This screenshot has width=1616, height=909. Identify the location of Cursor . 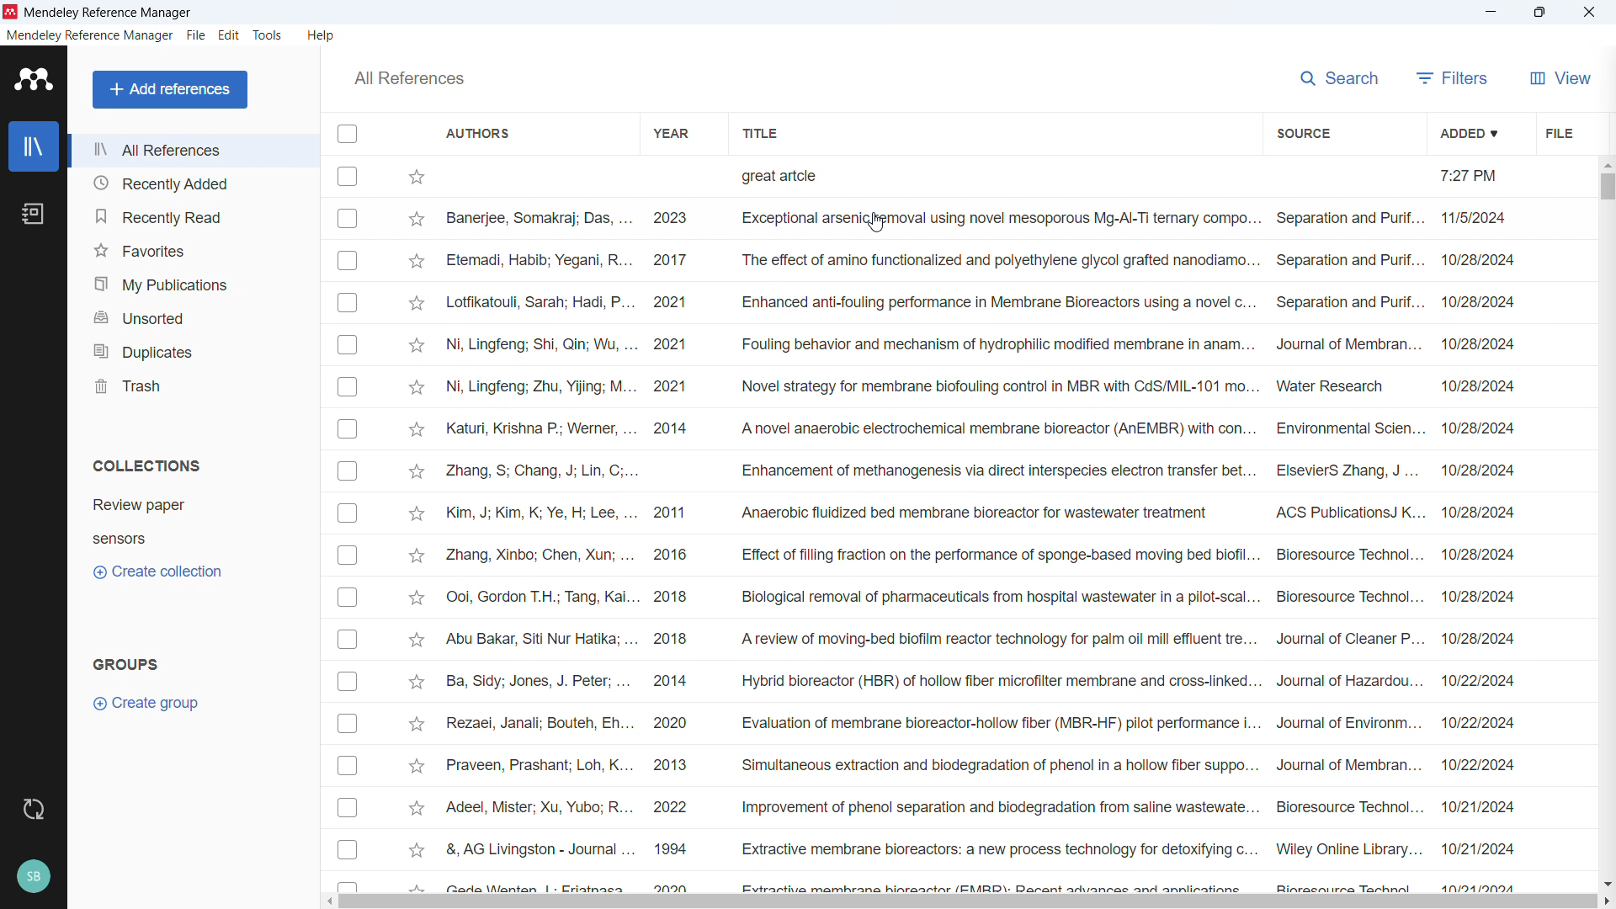
(874, 223).